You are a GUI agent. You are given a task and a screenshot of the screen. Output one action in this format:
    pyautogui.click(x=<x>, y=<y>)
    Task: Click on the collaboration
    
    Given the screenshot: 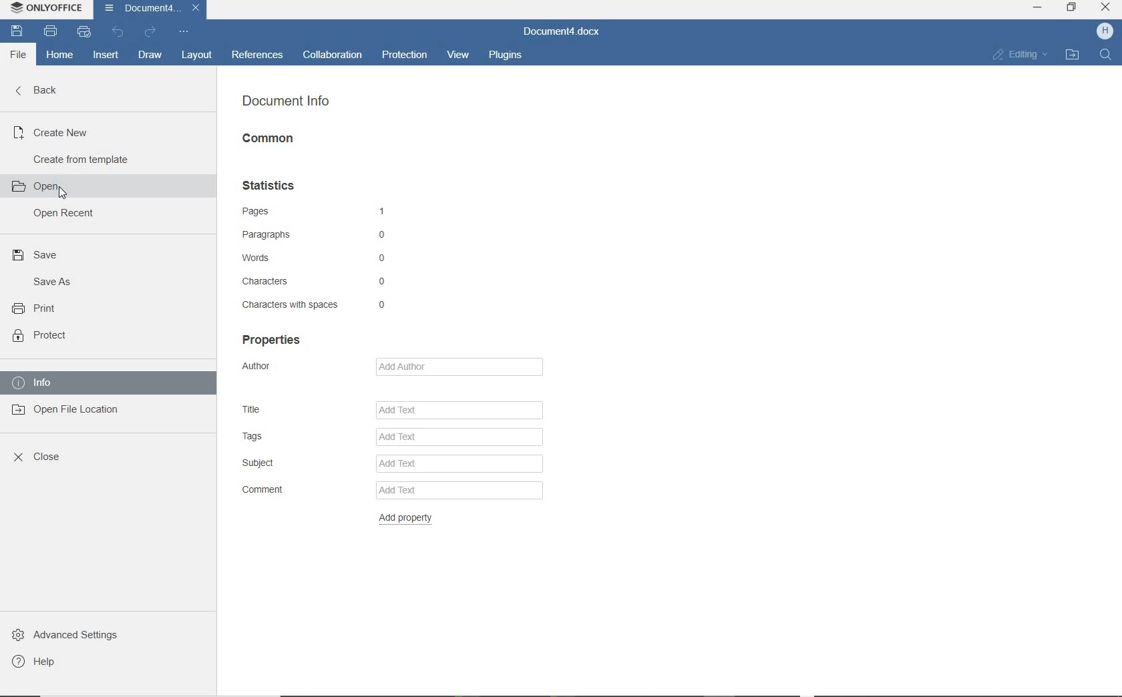 What is the action you would take?
    pyautogui.click(x=333, y=56)
    